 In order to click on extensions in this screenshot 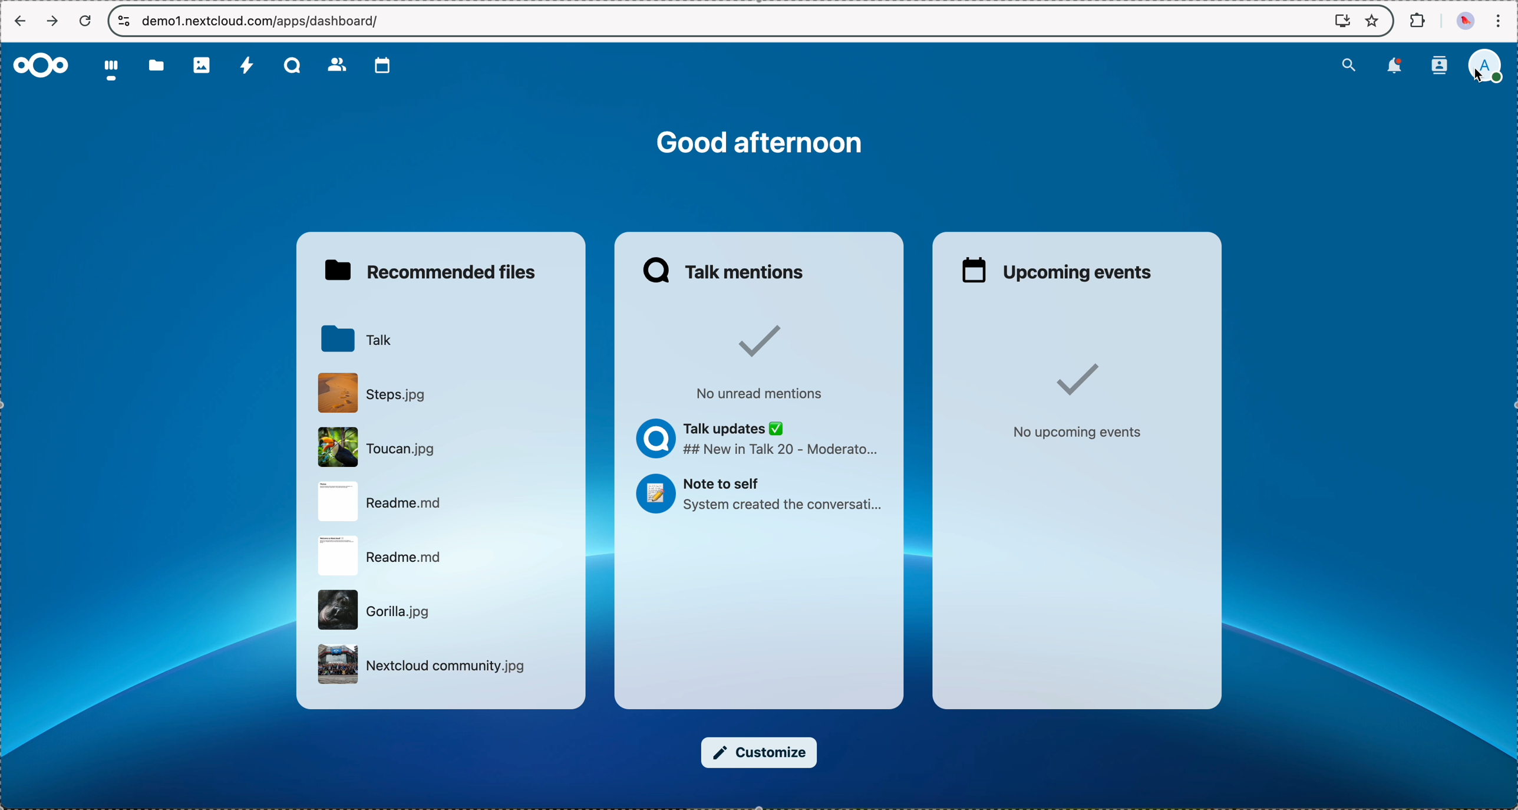, I will do `click(1415, 21)`.